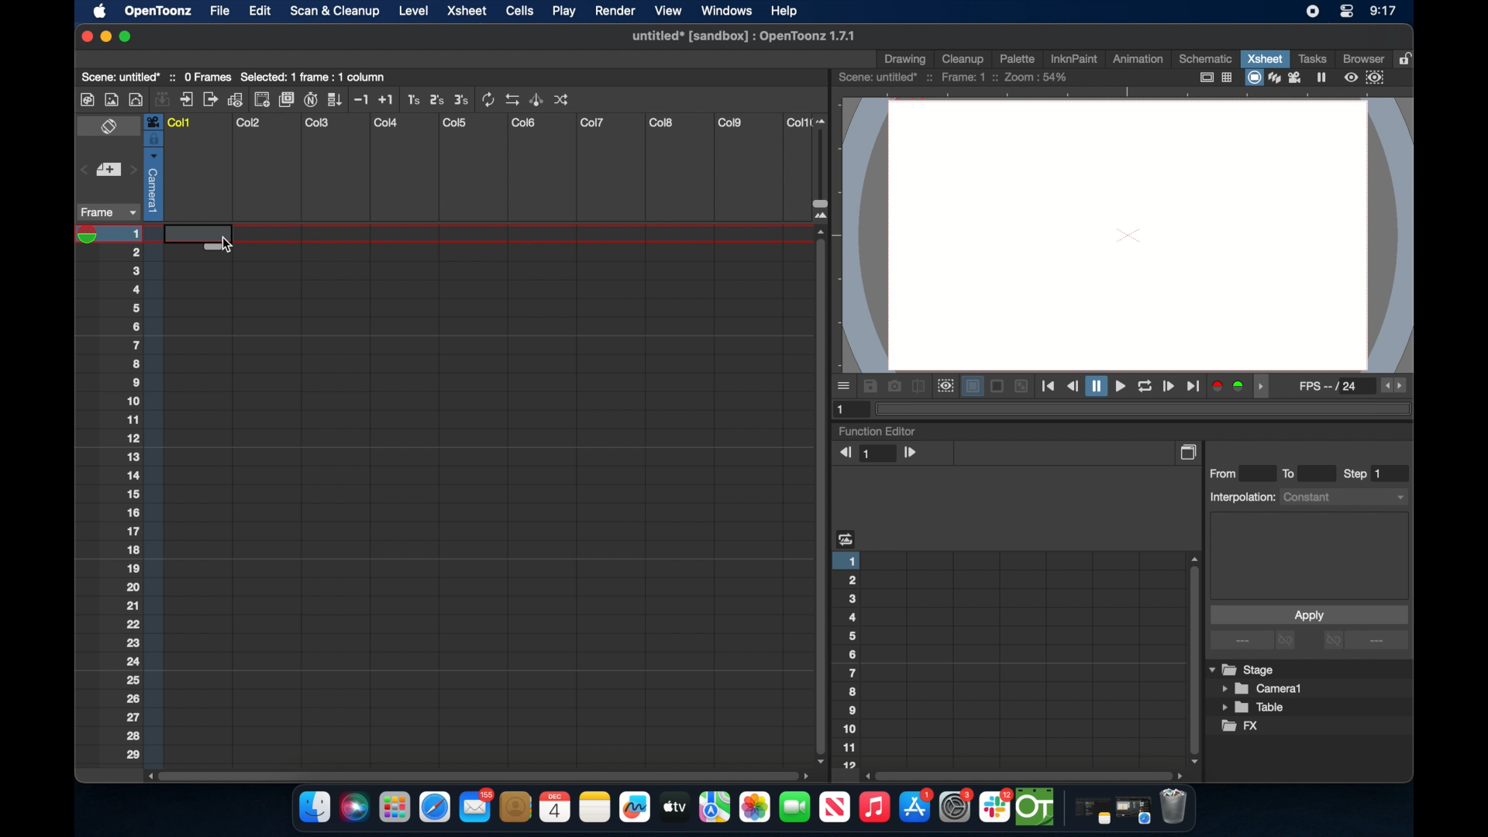 Image resolution: width=1488 pixels, height=837 pixels. Describe the element at coordinates (1089, 812) in the screenshot. I see `notes` at that location.